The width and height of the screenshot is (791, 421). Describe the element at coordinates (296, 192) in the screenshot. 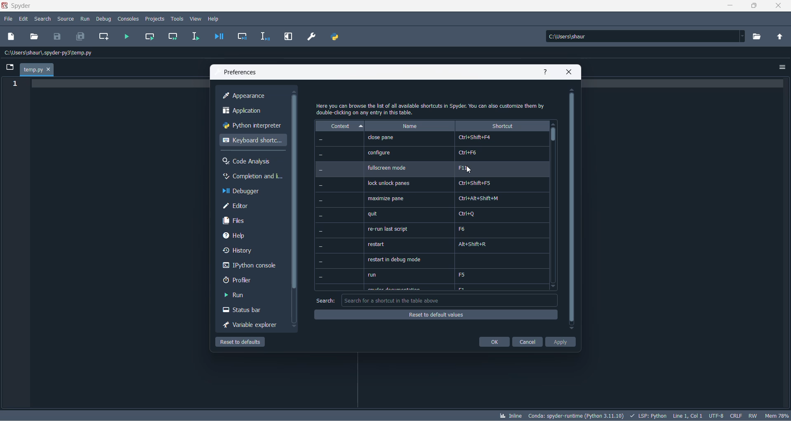

I see `scrollbar` at that location.